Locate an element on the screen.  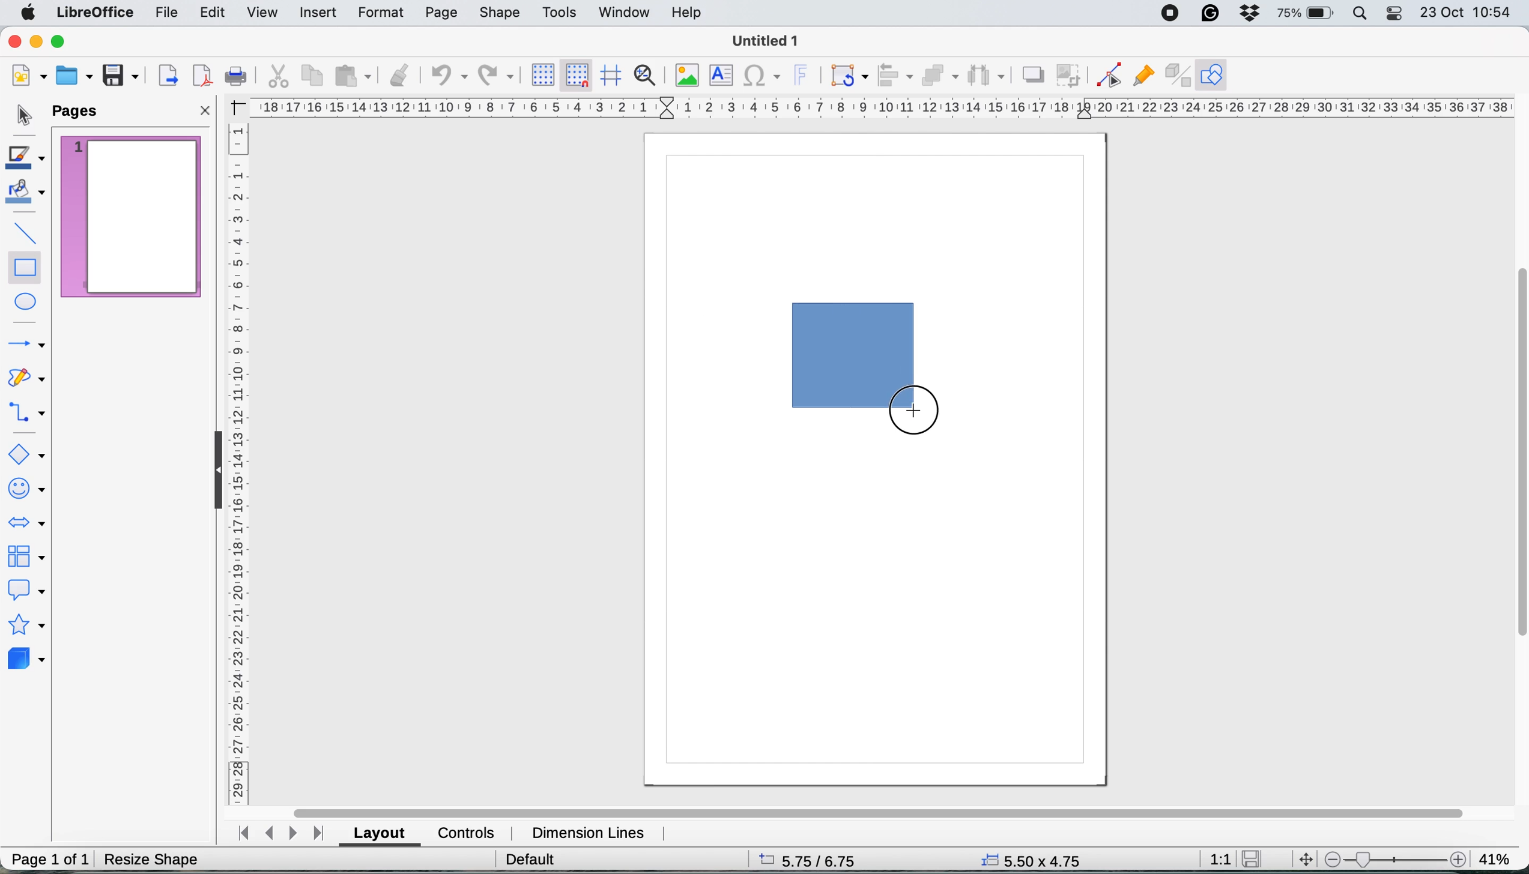
display grid is located at coordinates (543, 73).